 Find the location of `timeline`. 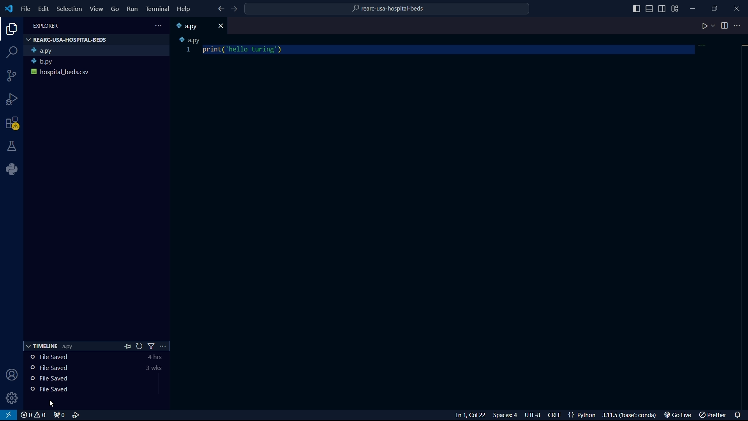

timeline is located at coordinates (78, 389).